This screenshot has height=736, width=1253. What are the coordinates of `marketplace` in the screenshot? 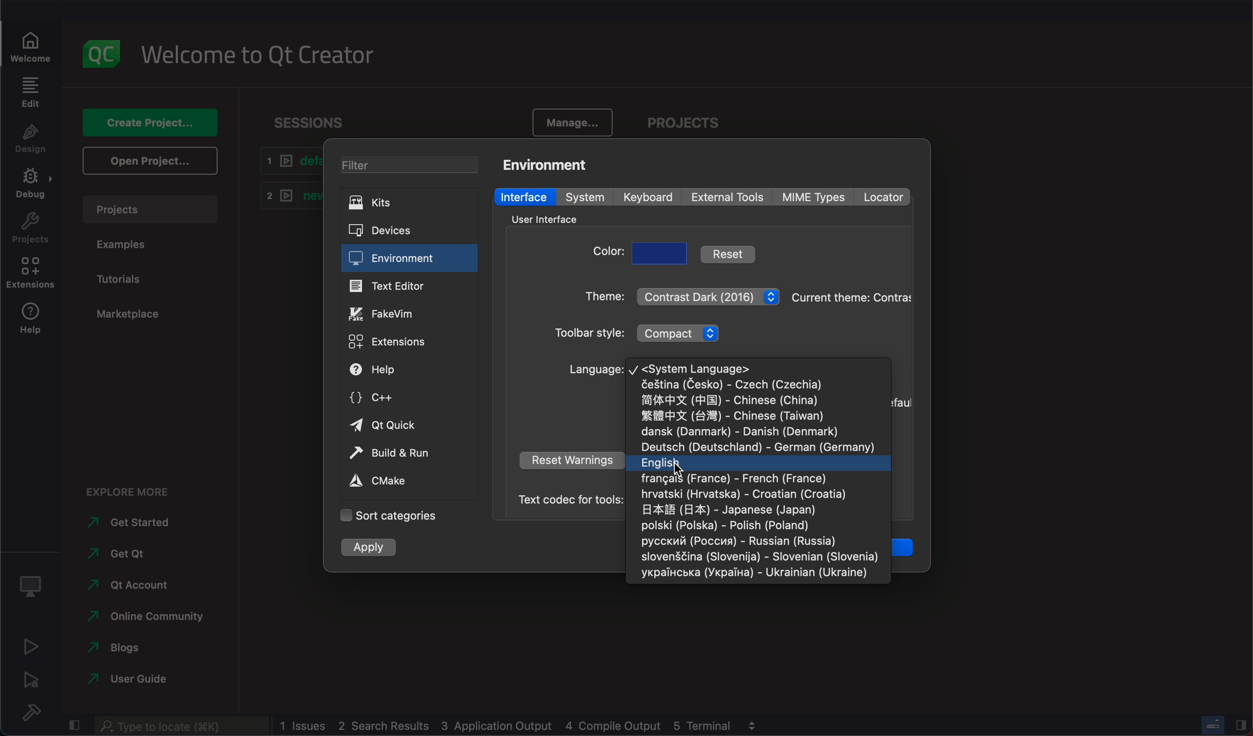 It's located at (130, 319).